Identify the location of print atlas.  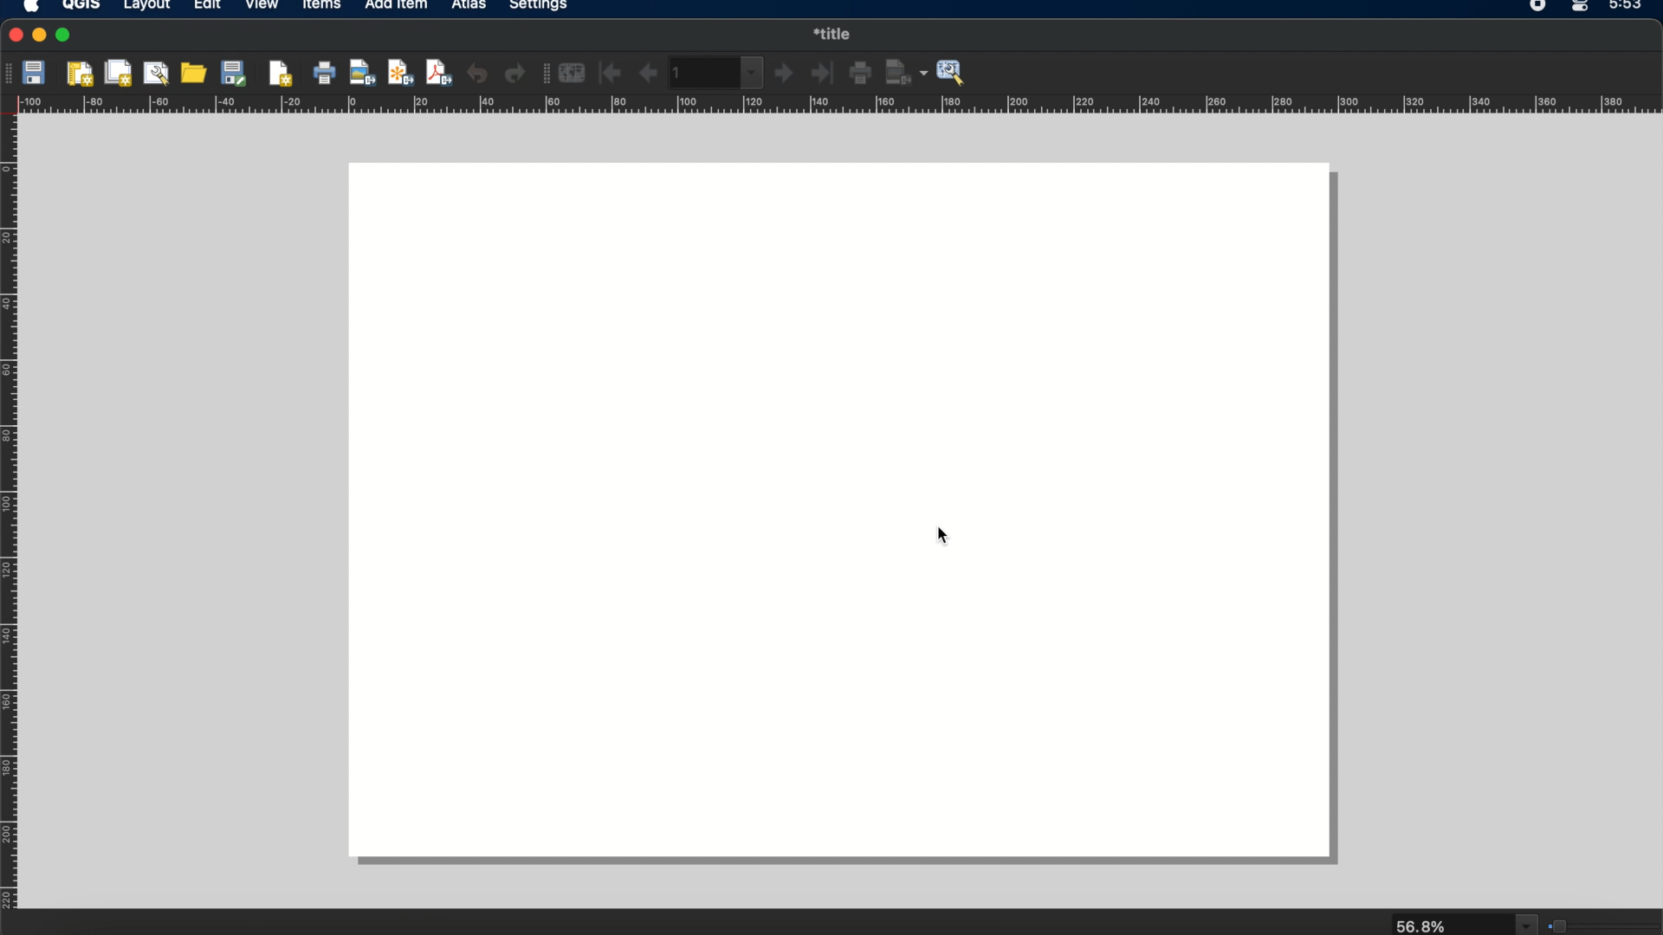
(858, 73).